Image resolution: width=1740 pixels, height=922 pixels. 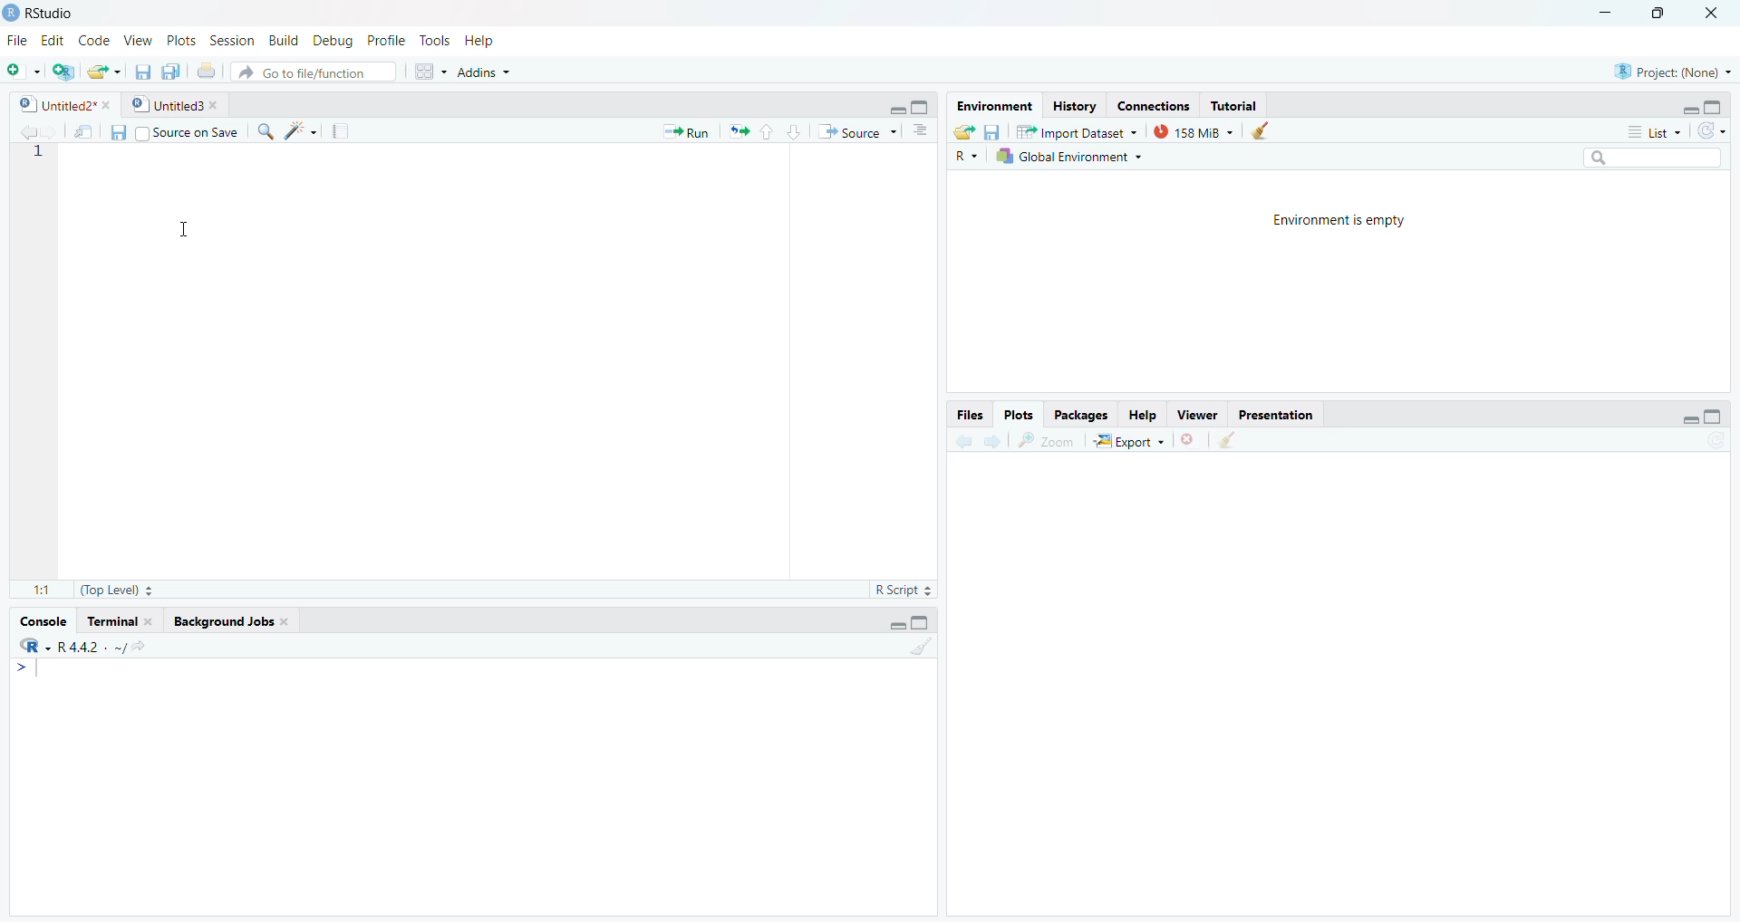 What do you see at coordinates (232, 38) in the screenshot?
I see `Session` at bounding box center [232, 38].